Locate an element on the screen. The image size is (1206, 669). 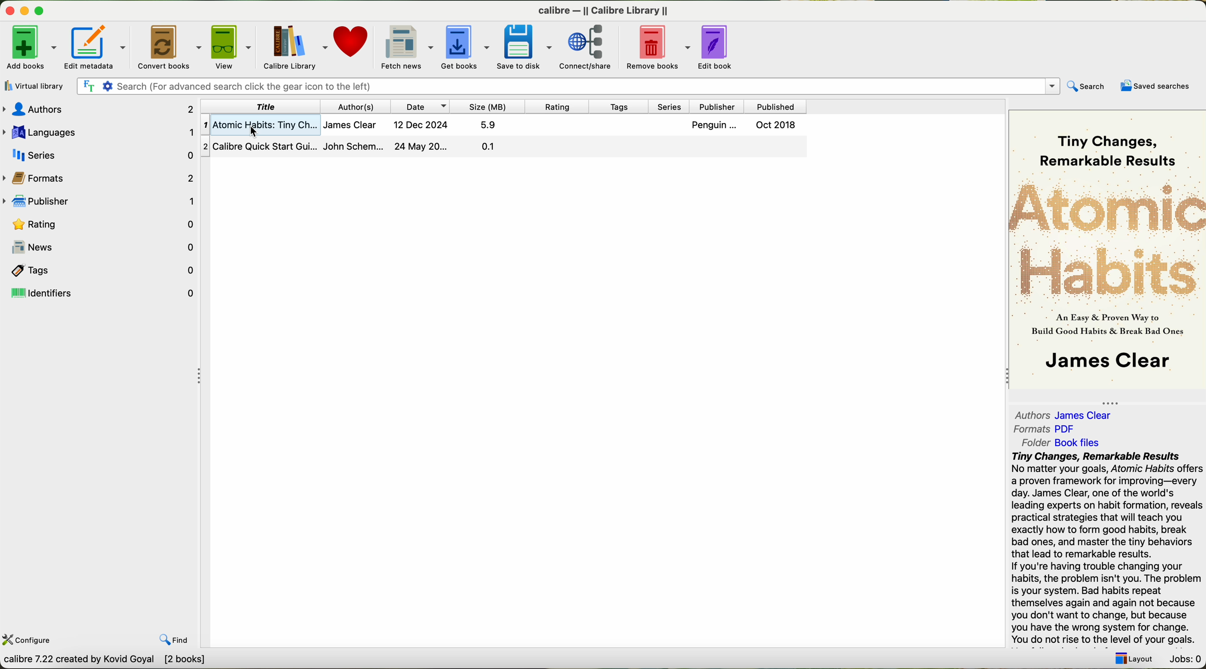
saved searches is located at coordinates (1155, 86).